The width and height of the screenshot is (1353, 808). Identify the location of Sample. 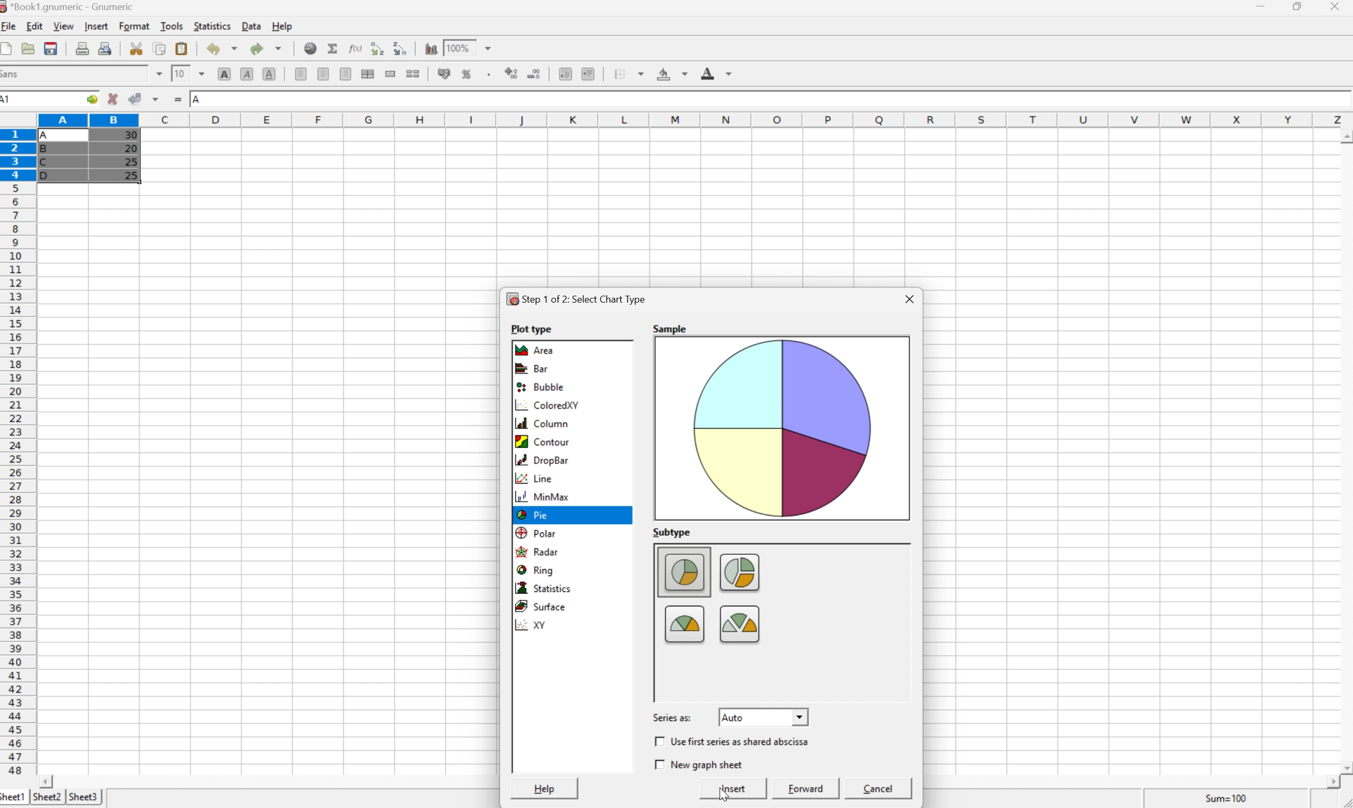
(671, 328).